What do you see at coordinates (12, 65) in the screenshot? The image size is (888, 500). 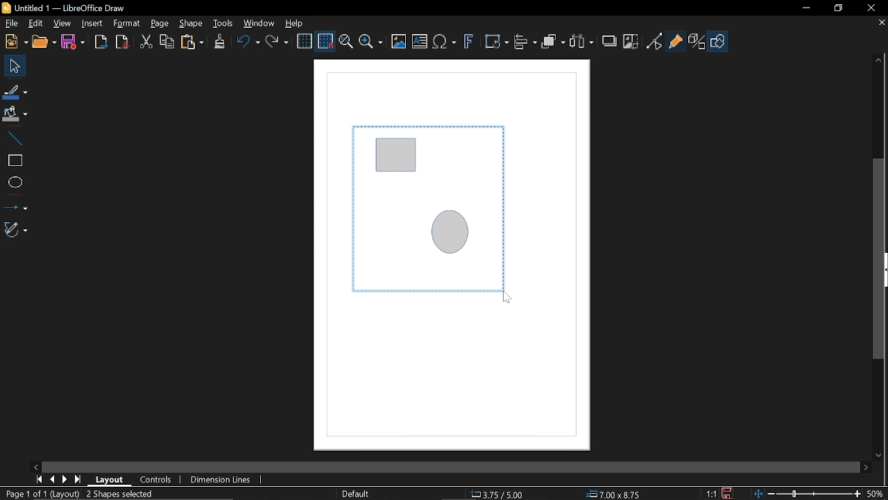 I see `Select` at bounding box center [12, 65].